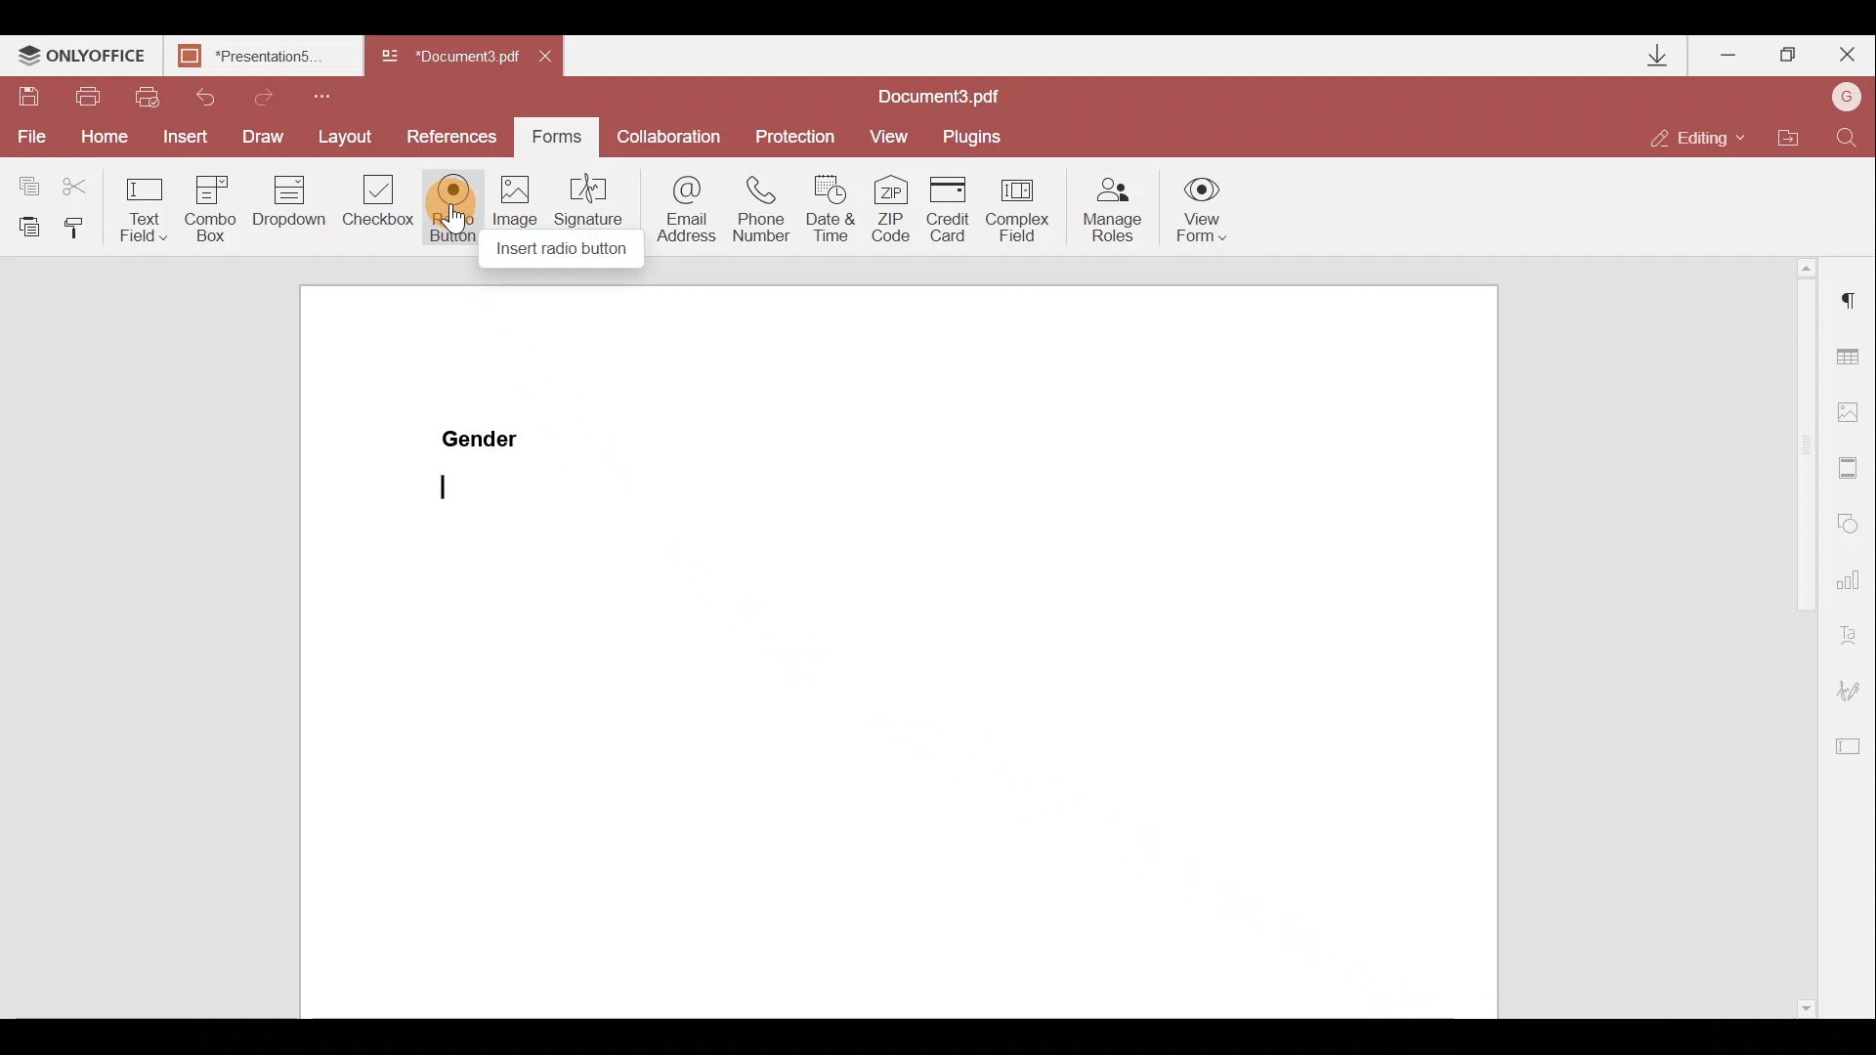  What do you see at coordinates (594, 217) in the screenshot?
I see `Signature field` at bounding box center [594, 217].